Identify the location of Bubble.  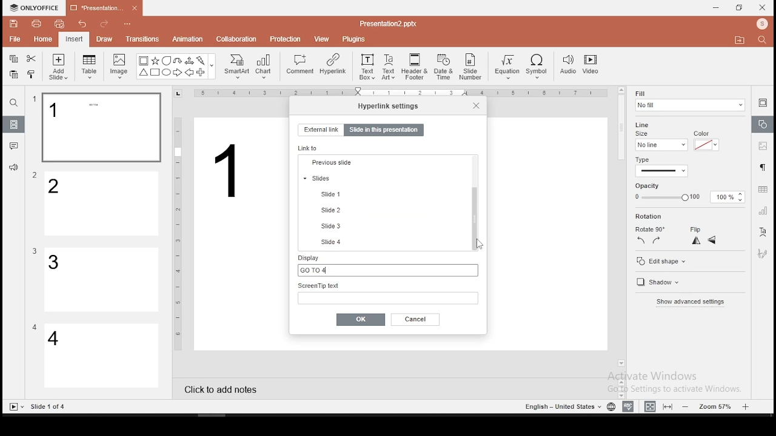
(166, 61).